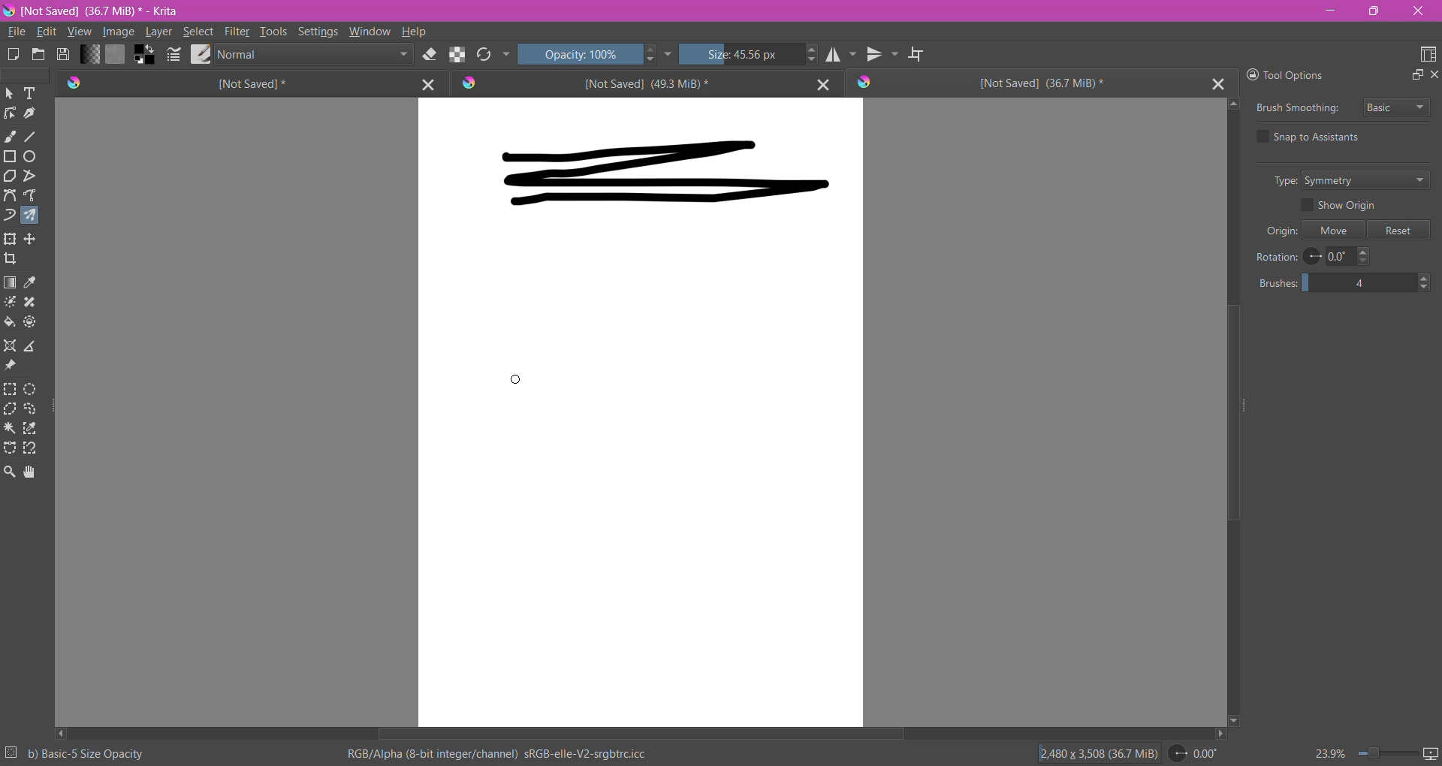 Image resolution: width=1442 pixels, height=766 pixels. Describe the element at coordinates (118, 33) in the screenshot. I see `Image` at that location.